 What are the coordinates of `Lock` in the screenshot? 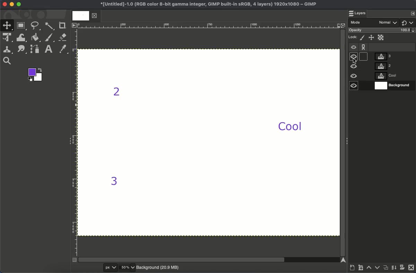 It's located at (353, 36).